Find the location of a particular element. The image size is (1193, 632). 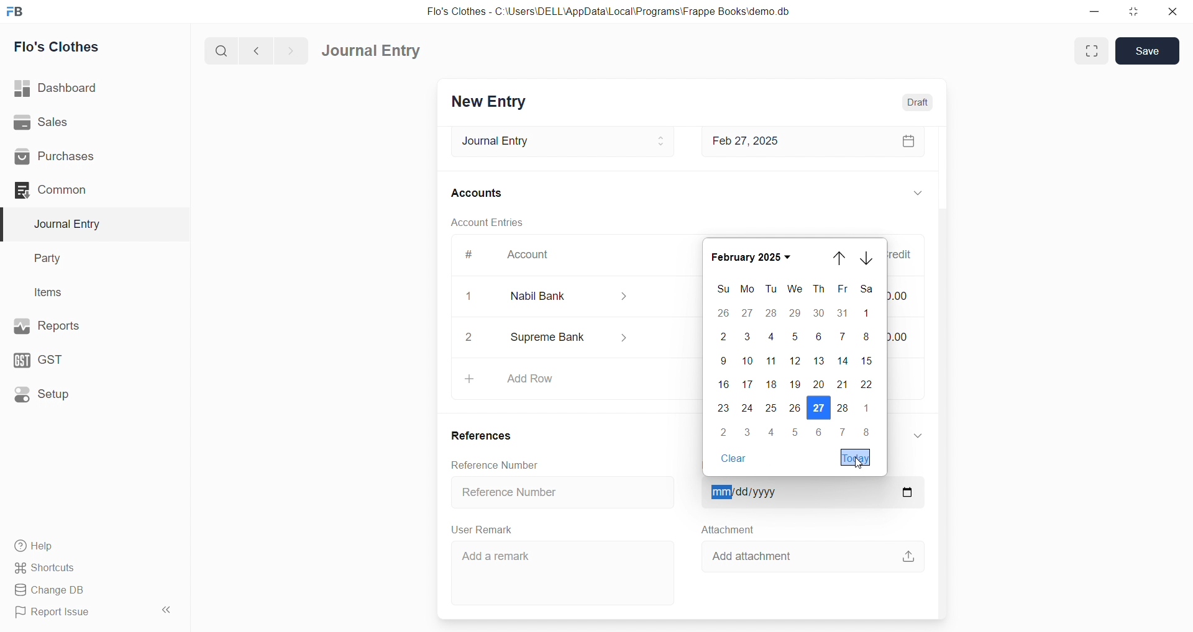

TH is located at coordinates (820, 288).